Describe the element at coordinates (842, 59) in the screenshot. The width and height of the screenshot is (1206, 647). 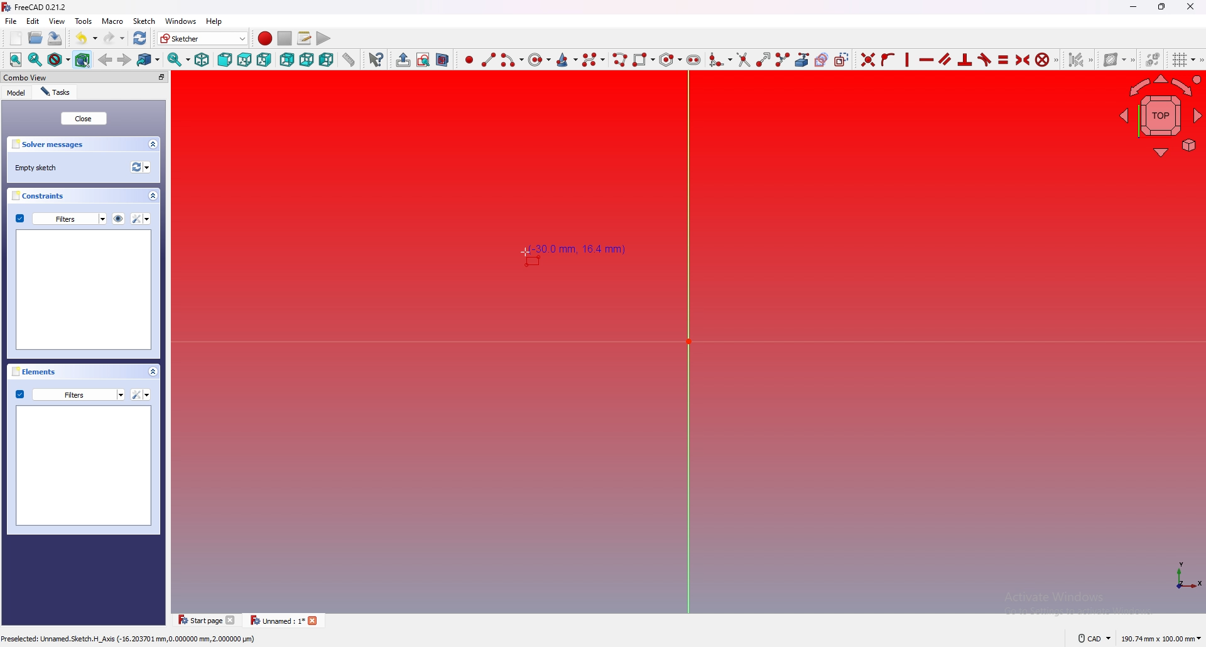
I see `toggle construction geometry` at that location.